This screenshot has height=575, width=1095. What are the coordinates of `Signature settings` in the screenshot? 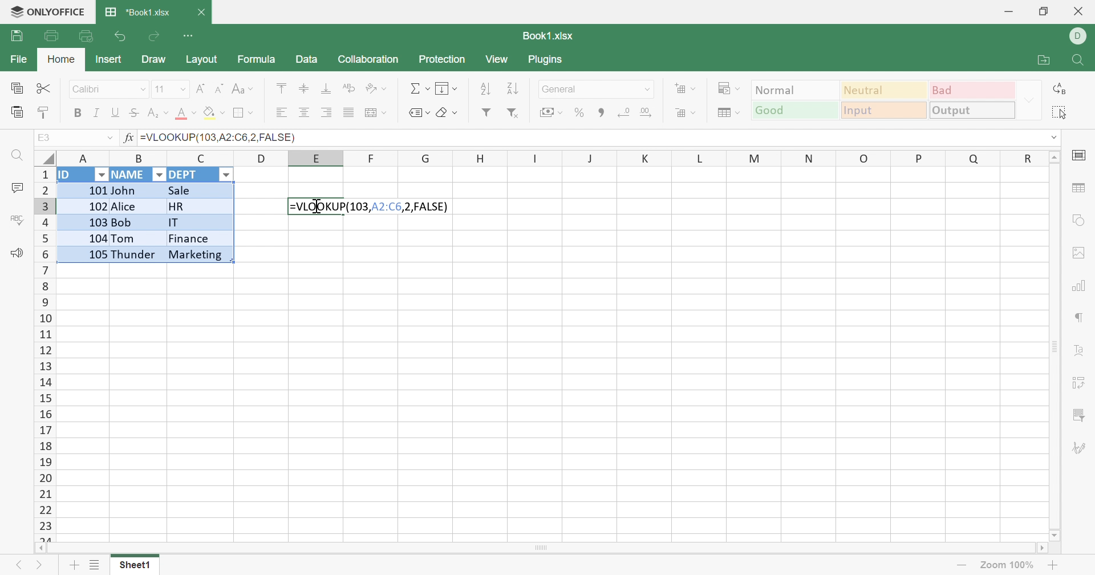 It's located at (1082, 450).